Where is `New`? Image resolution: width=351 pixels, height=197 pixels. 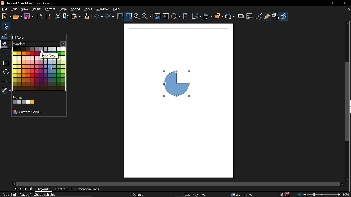
New is located at coordinates (6, 16).